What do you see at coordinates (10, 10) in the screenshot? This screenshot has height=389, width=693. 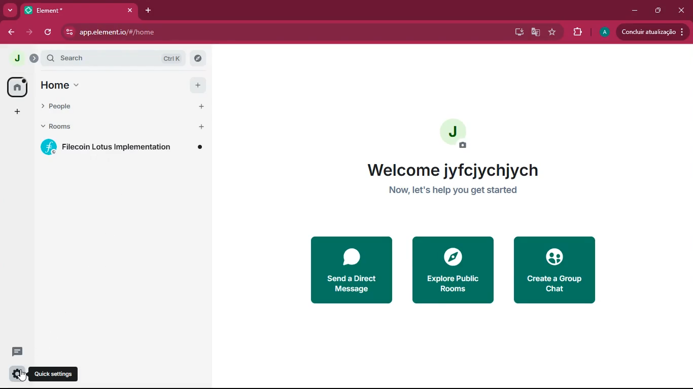 I see `more` at bounding box center [10, 10].